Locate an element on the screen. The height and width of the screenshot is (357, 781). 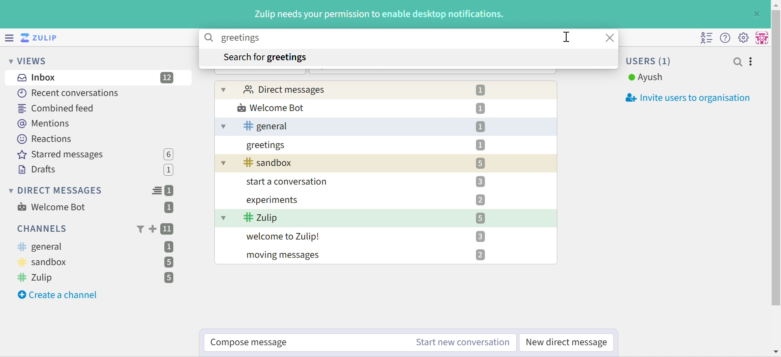
3 is located at coordinates (481, 181).